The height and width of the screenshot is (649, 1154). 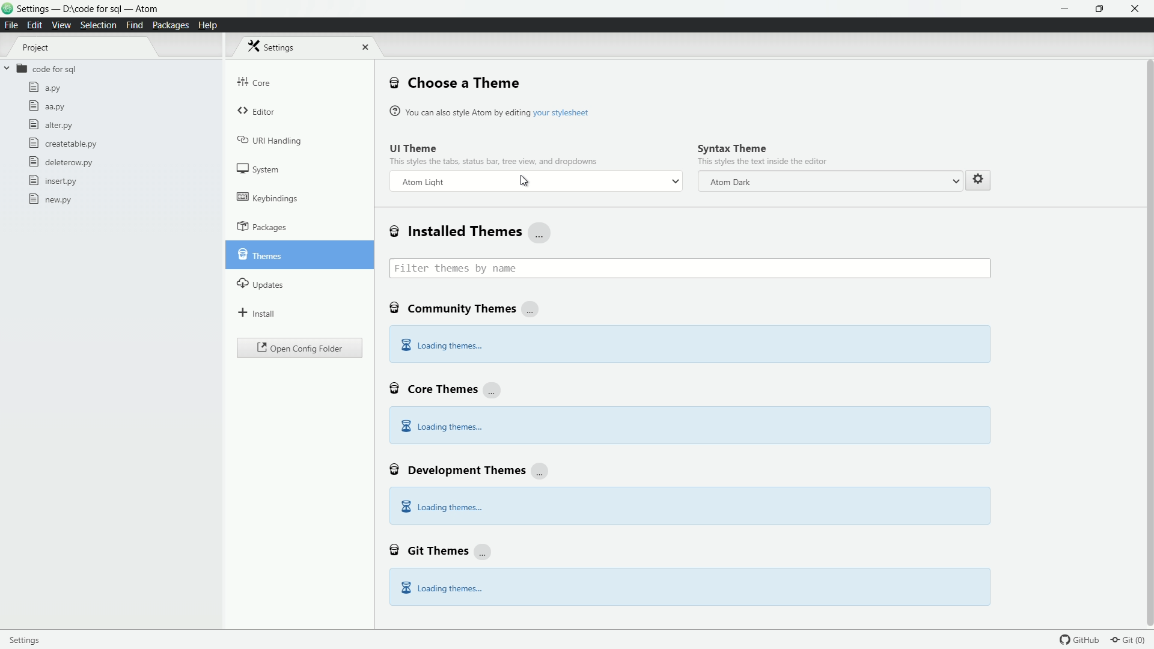 I want to click on selection menu, so click(x=98, y=26).